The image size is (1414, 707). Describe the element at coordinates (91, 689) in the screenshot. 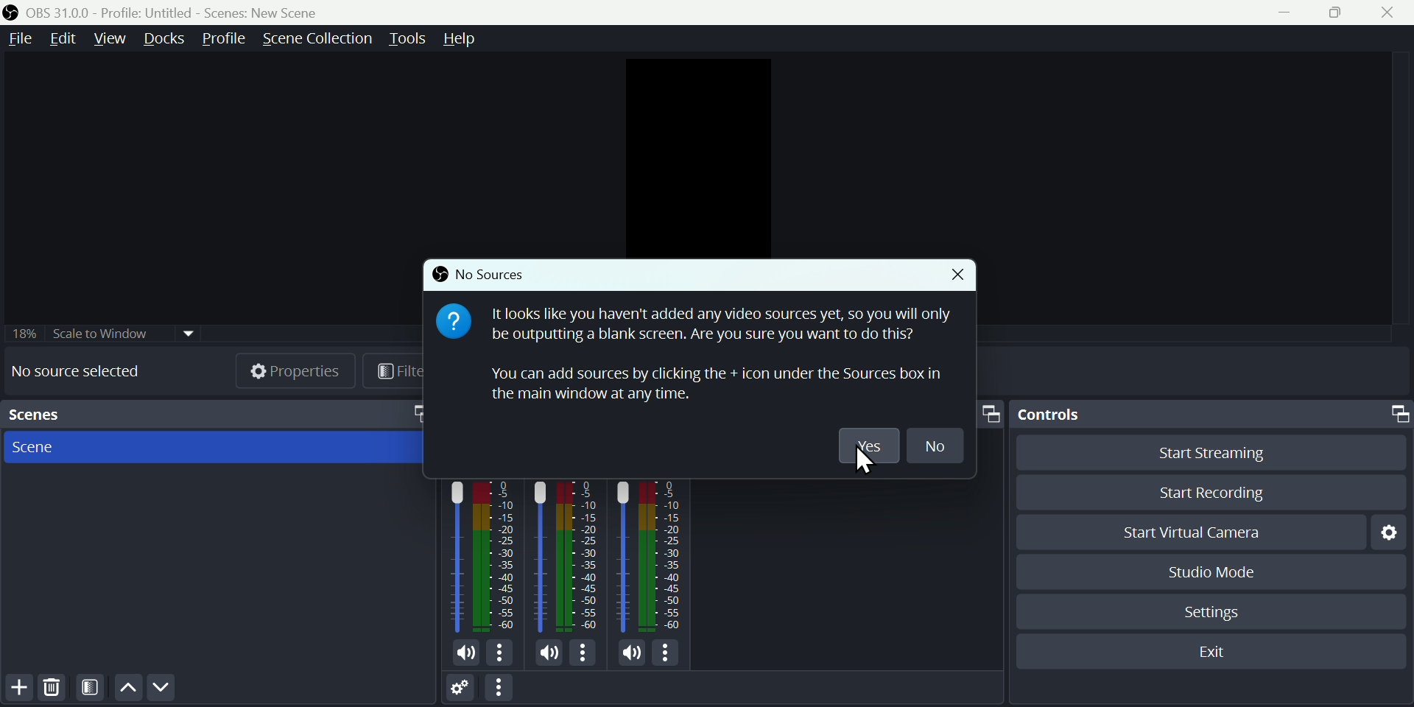

I see `Filter` at that location.